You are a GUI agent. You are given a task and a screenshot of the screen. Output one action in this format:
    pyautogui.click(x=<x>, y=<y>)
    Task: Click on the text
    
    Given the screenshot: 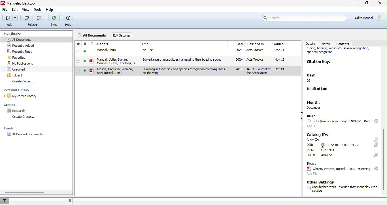 What is the action you would take?
    pyautogui.click(x=311, y=150)
    